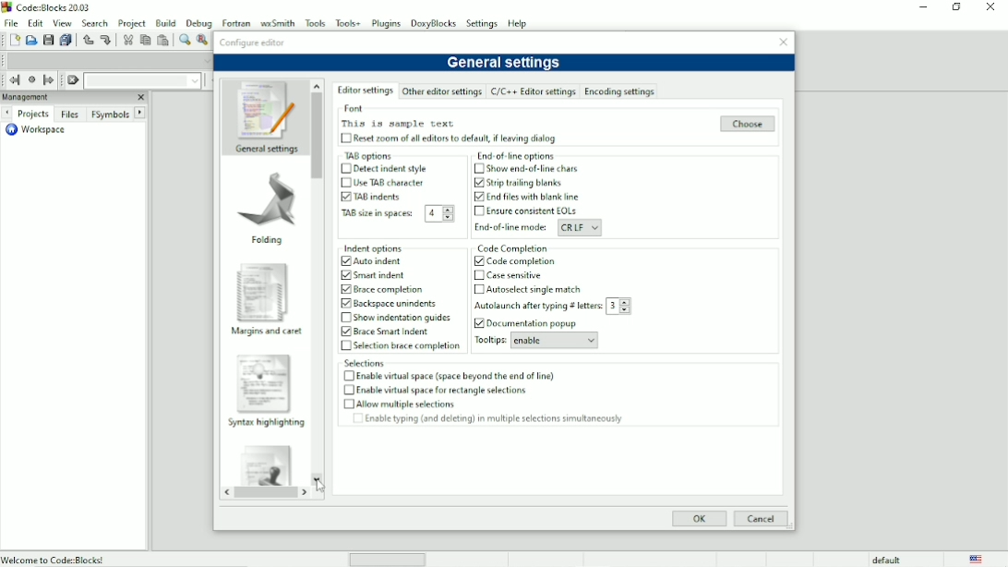 The height and width of the screenshot is (567, 1008). What do you see at coordinates (537, 323) in the screenshot?
I see `Documentation popup` at bounding box center [537, 323].